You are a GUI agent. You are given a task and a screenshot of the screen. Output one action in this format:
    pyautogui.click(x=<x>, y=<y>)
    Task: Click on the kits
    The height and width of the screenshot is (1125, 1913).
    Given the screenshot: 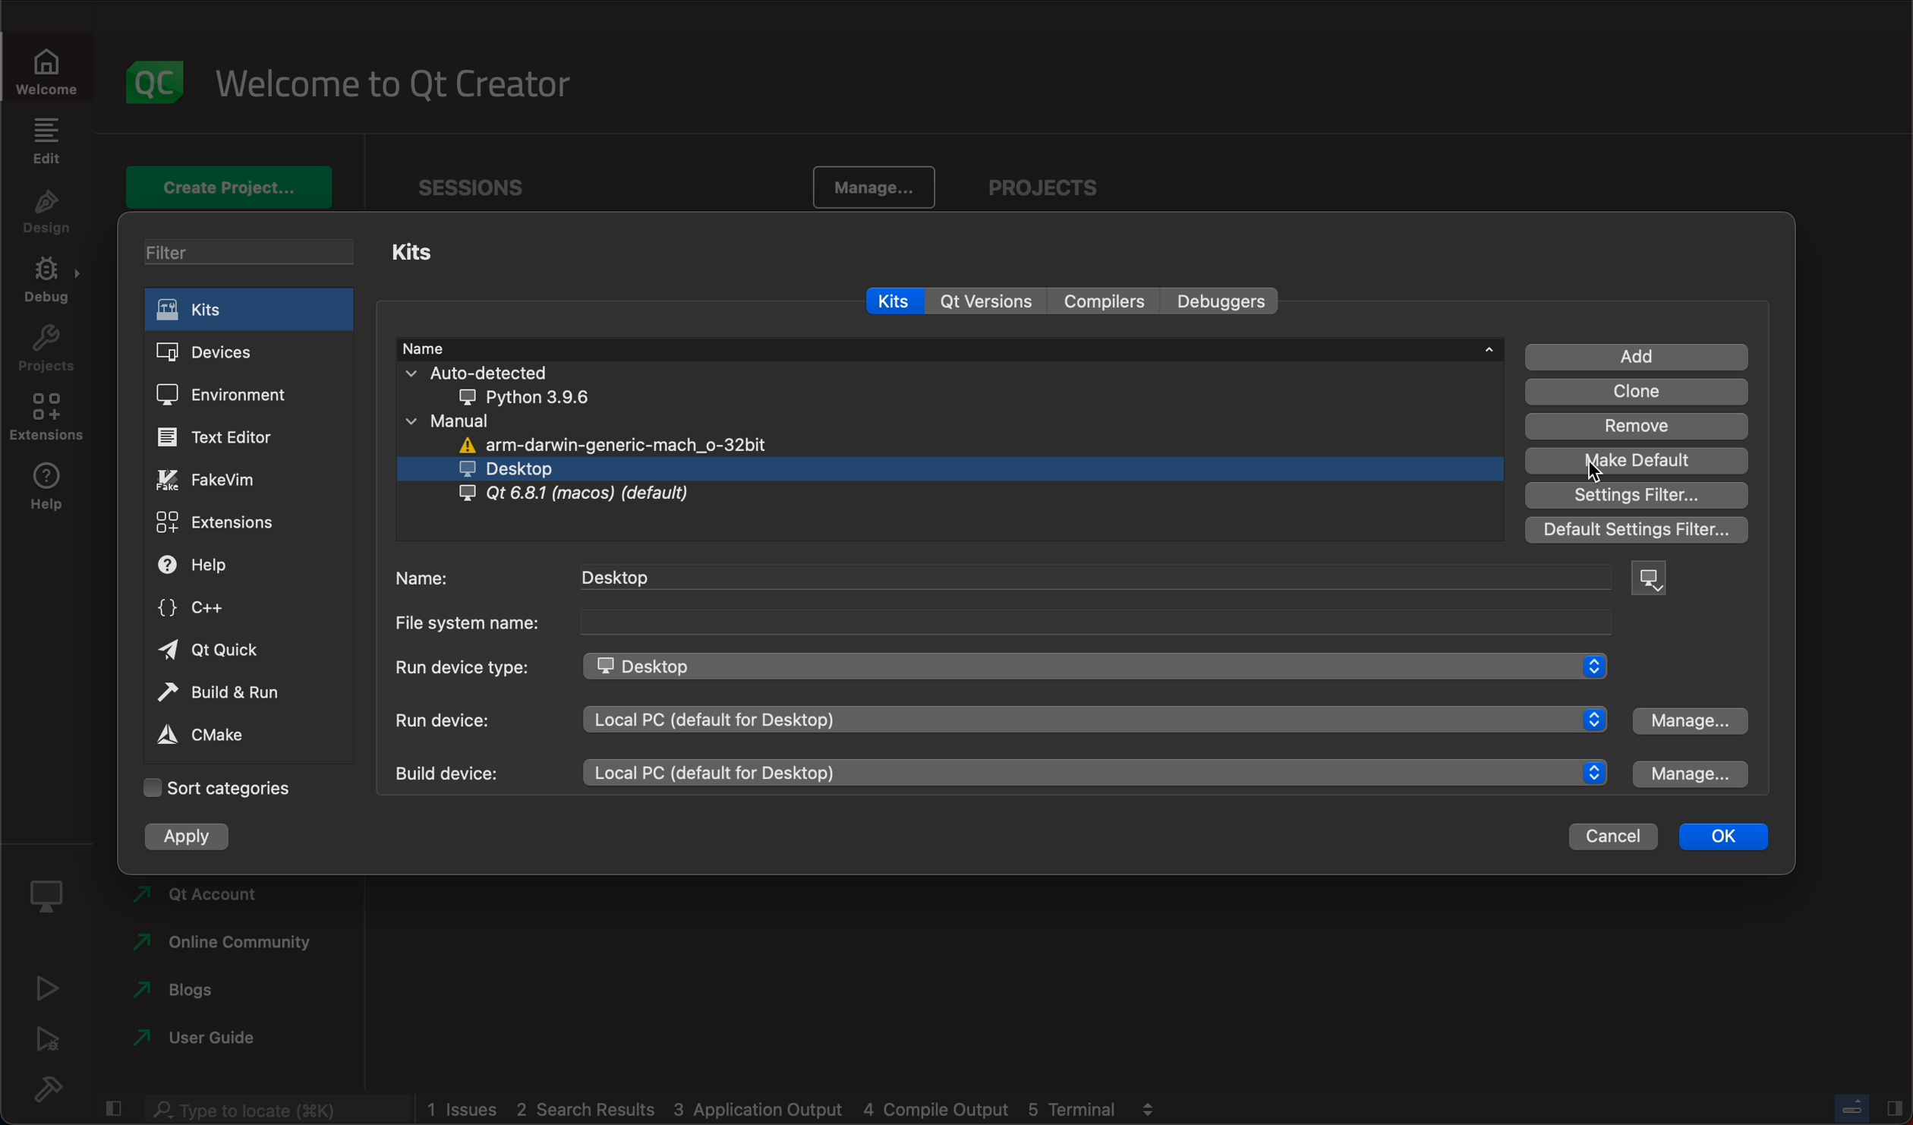 What is the action you would take?
    pyautogui.click(x=421, y=253)
    